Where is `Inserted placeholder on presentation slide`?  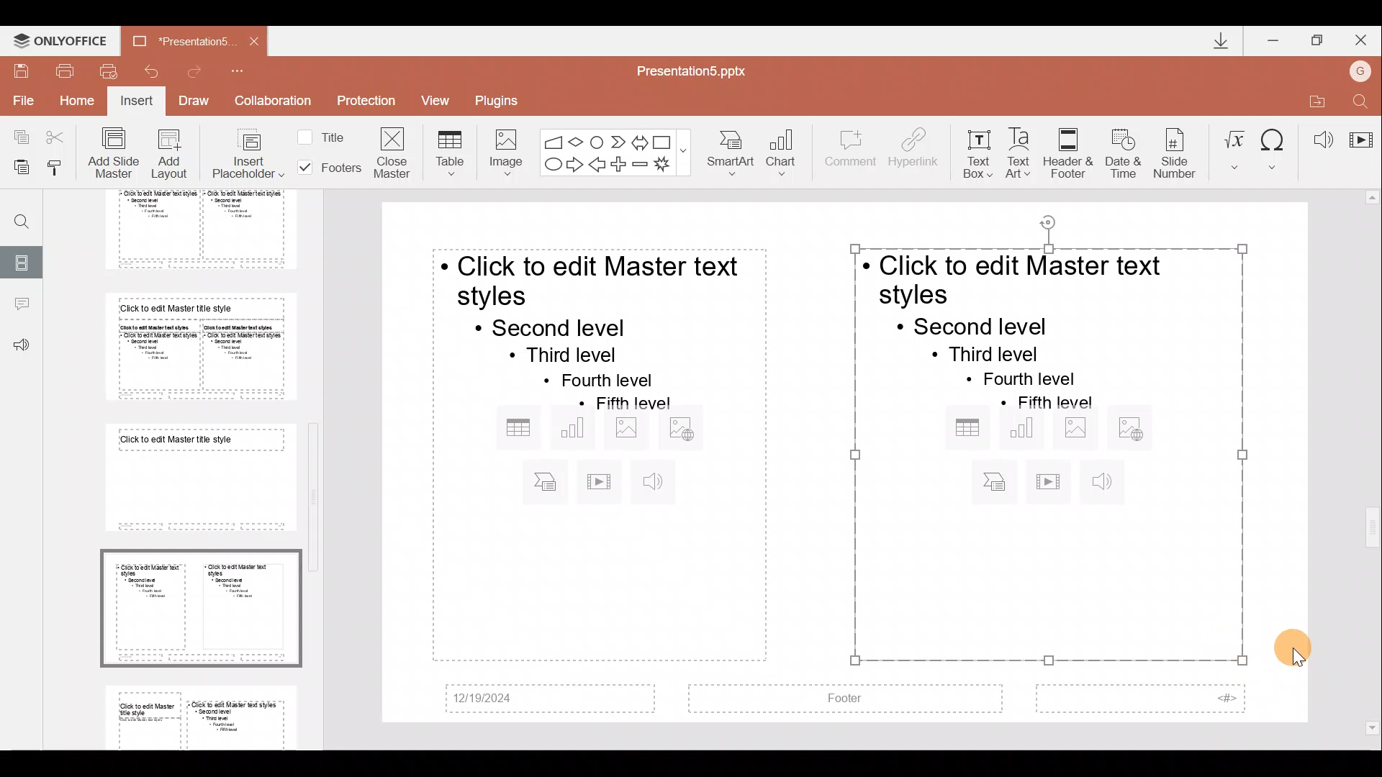 Inserted placeholder on presentation slide is located at coordinates (1050, 453).